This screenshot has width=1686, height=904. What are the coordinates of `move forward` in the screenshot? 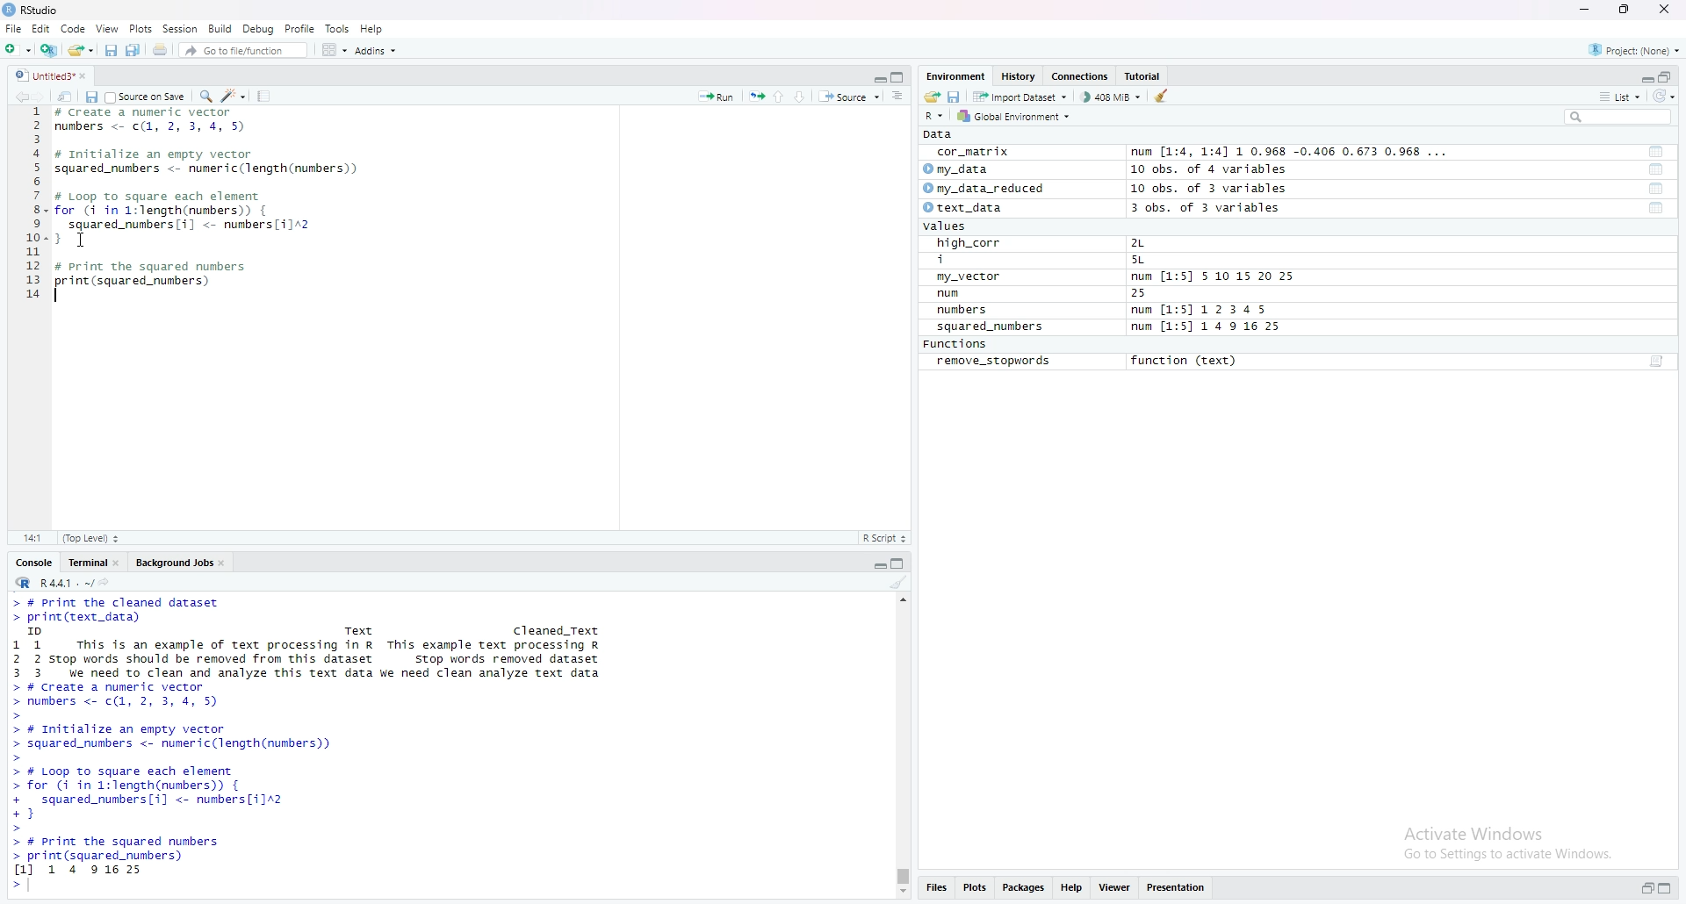 It's located at (43, 95).